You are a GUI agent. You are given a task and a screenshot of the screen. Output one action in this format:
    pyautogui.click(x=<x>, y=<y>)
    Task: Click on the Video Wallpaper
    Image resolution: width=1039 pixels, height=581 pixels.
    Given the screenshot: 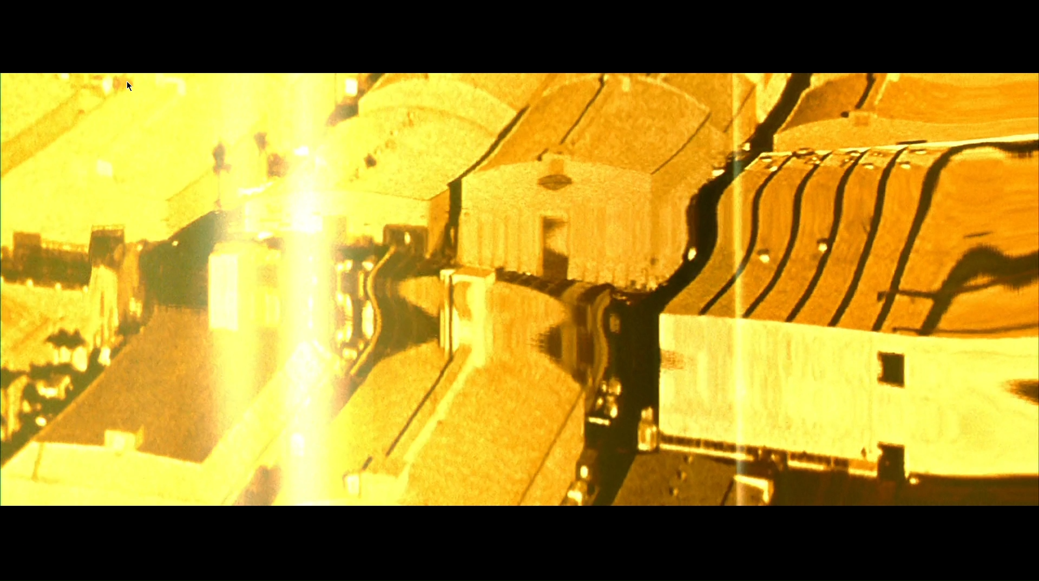 What is the action you would take?
    pyautogui.click(x=520, y=290)
    